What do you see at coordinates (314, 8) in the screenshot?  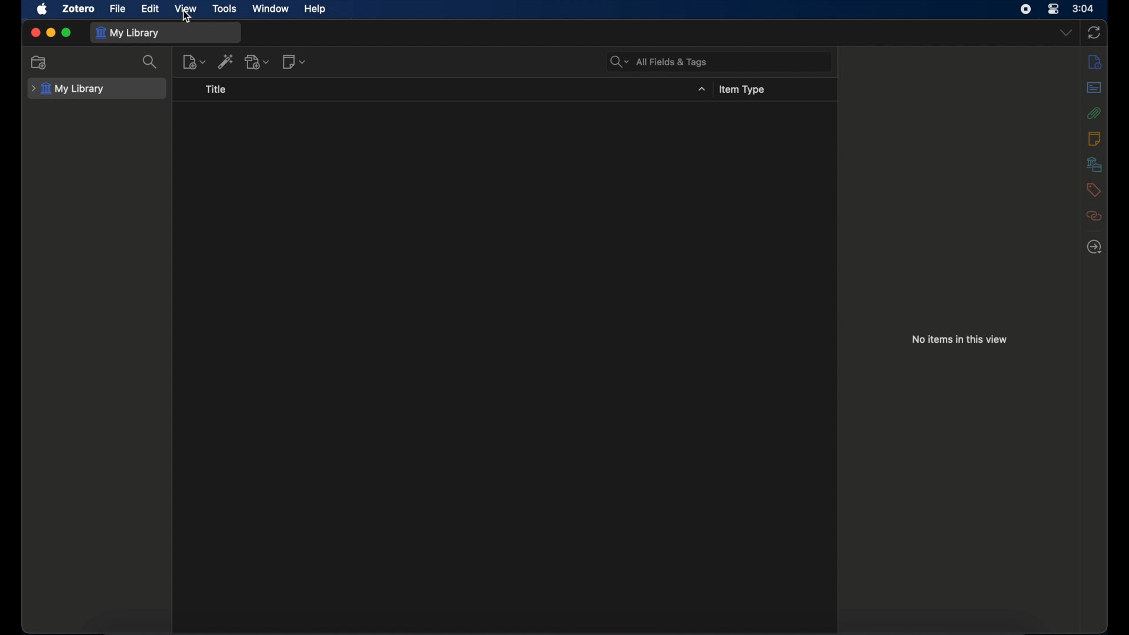 I see `help` at bounding box center [314, 8].